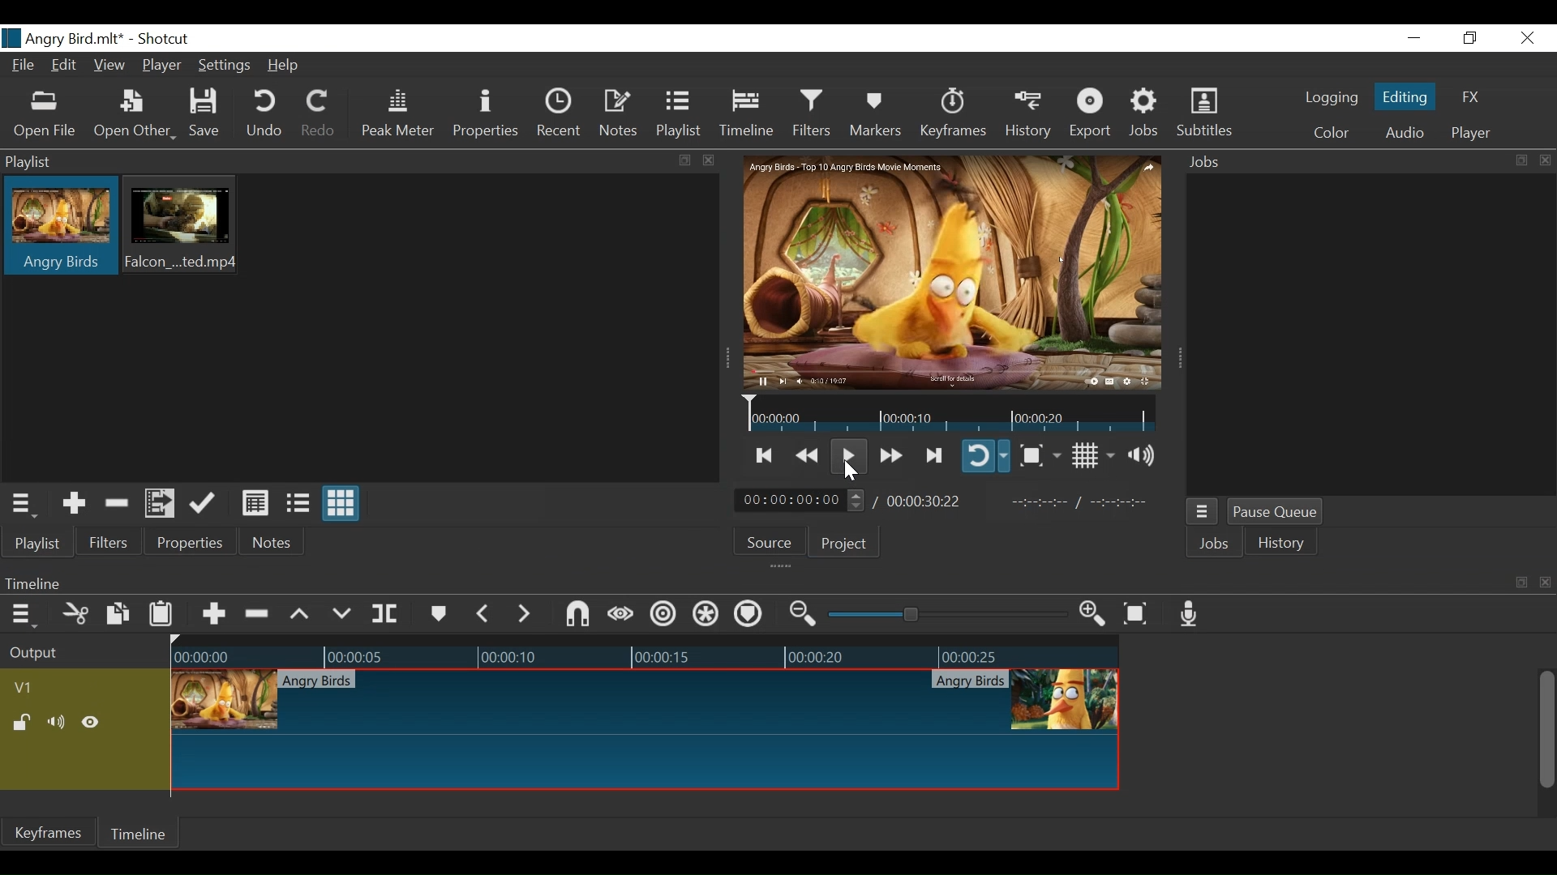  I want to click on Player, so click(1472, 130).